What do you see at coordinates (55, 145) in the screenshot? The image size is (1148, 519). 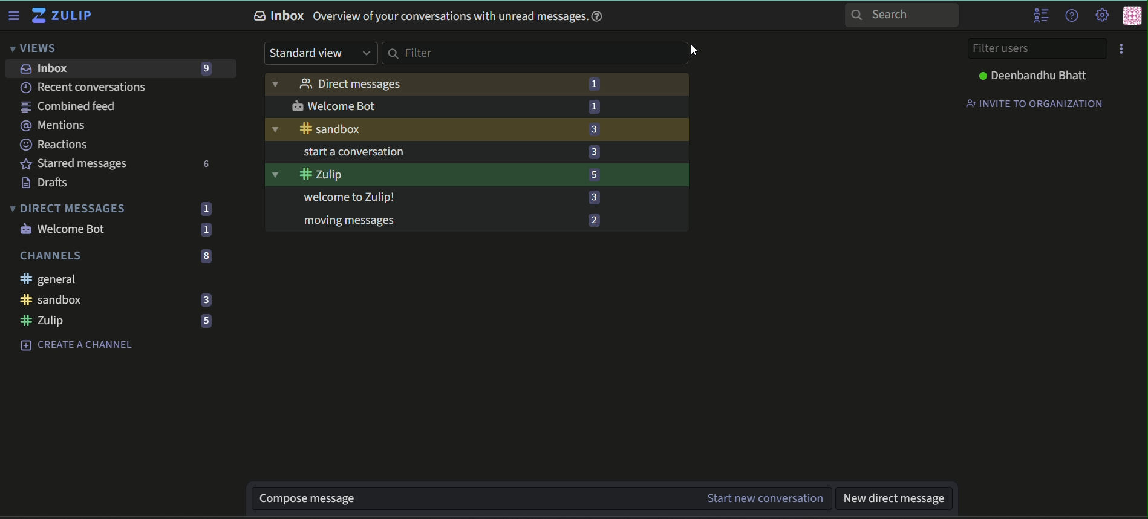 I see `Reactions` at bounding box center [55, 145].